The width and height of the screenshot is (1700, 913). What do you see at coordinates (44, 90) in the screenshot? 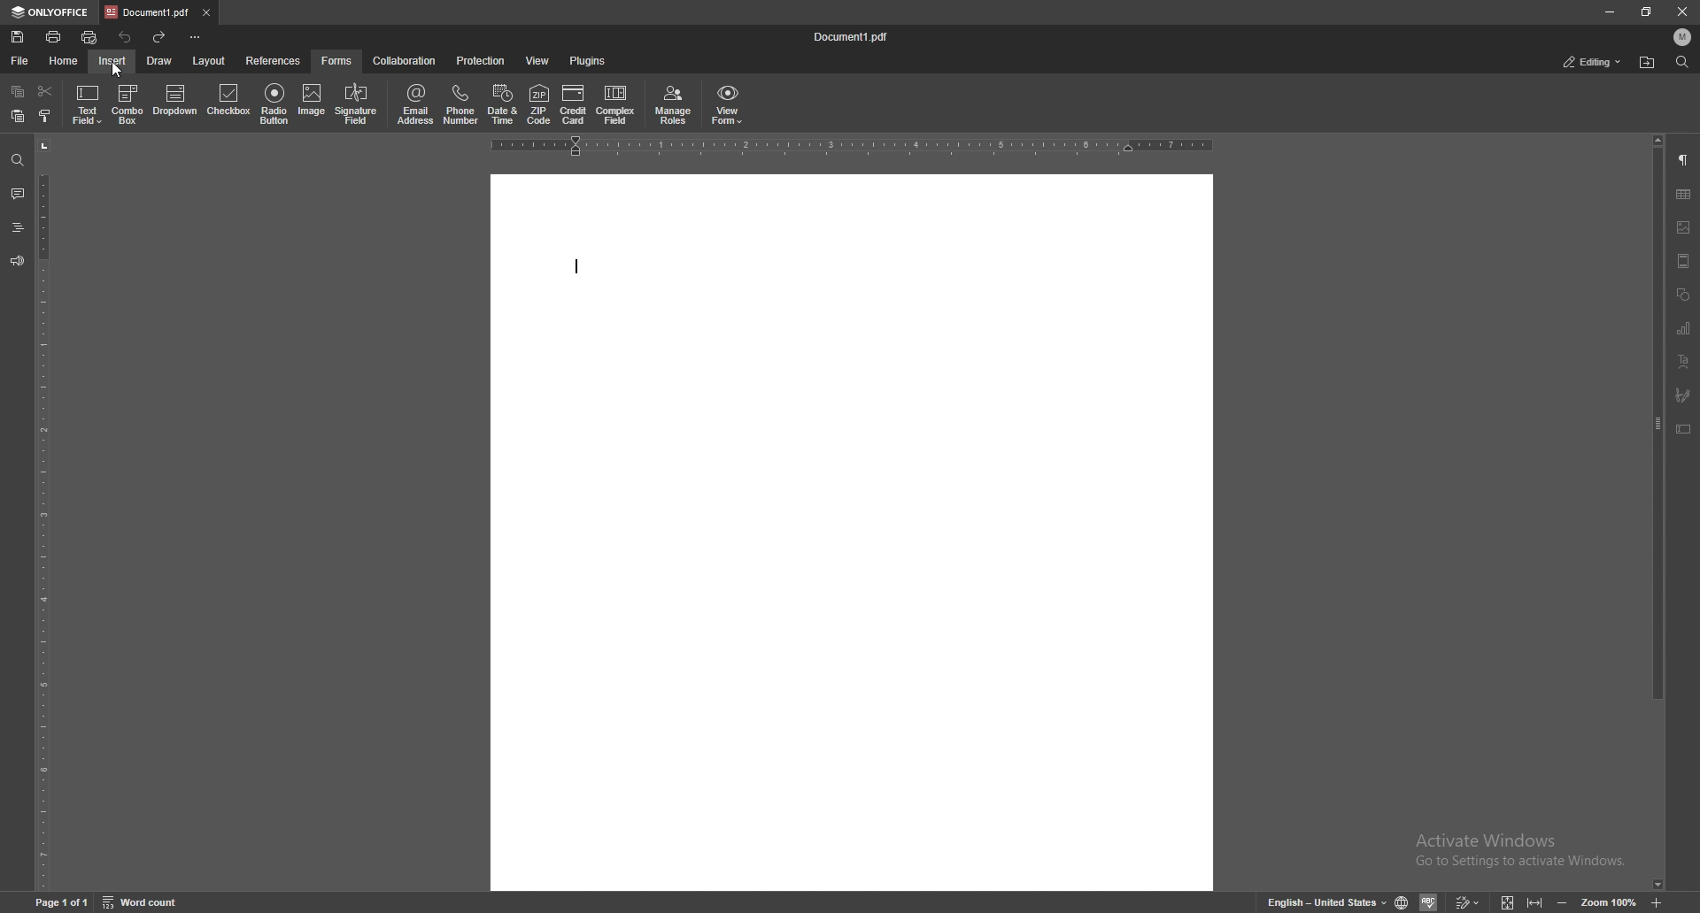
I see `cut` at bounding box center [44, 90].